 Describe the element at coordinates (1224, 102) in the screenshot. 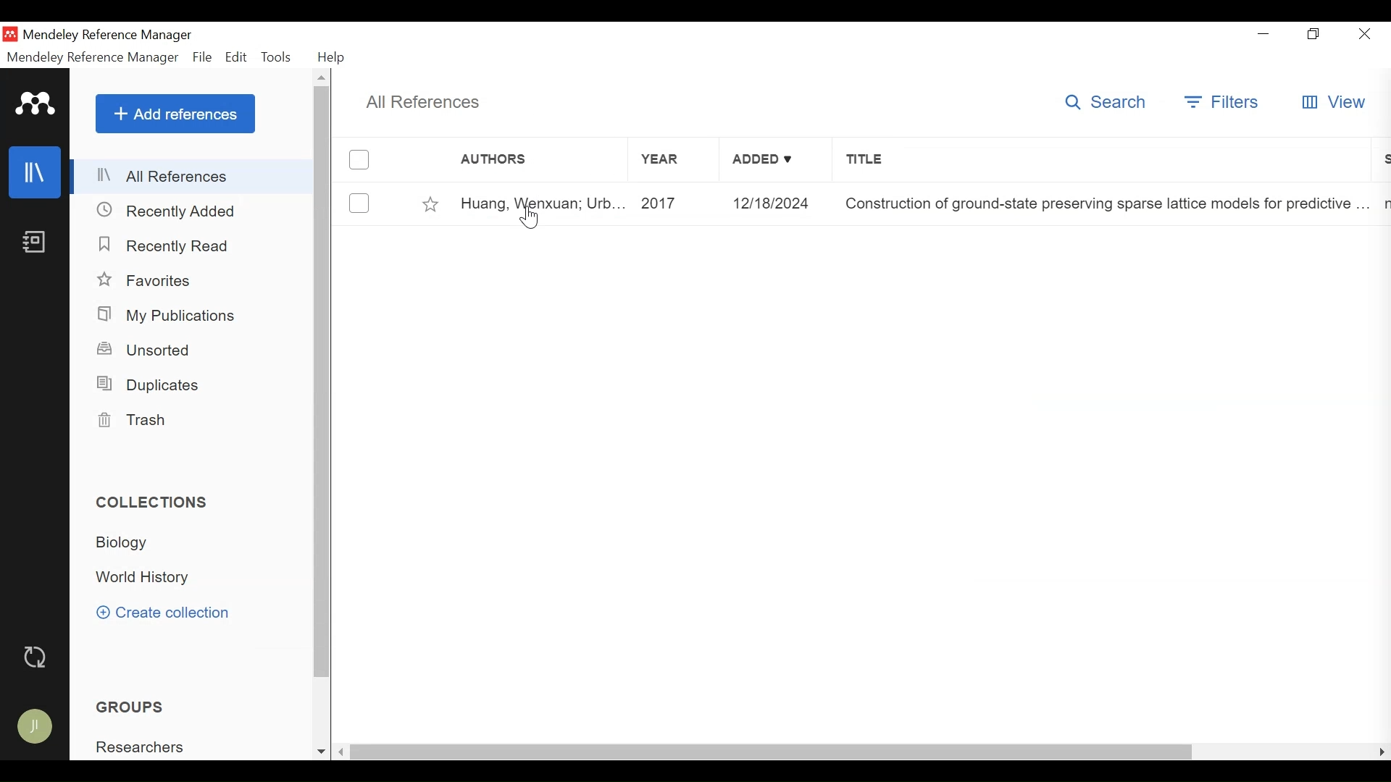

I see `Filters` at that location.